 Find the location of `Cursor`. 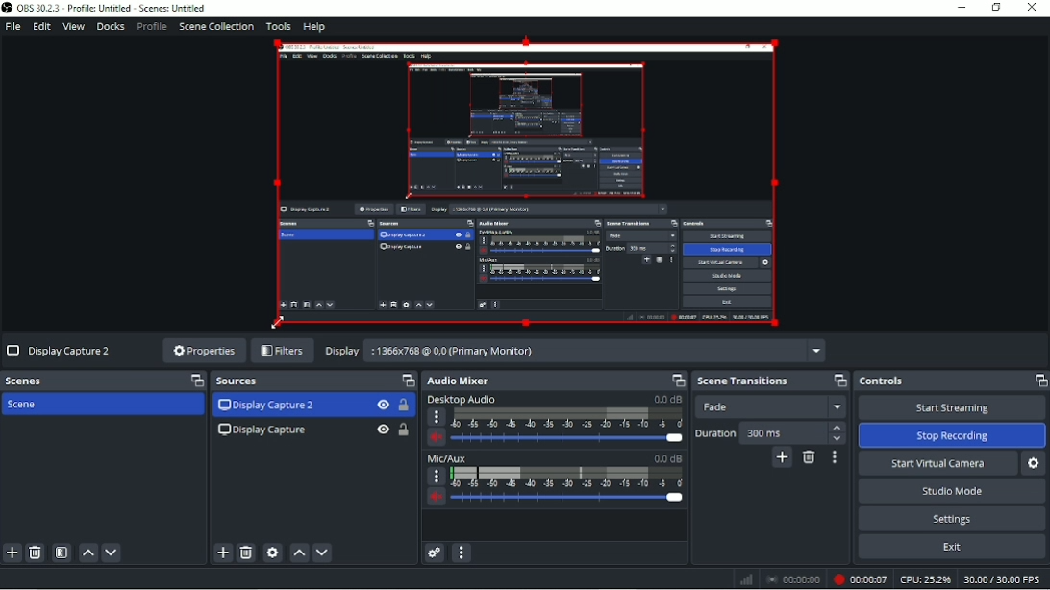

Cursor is located at coordinates (276, 322).